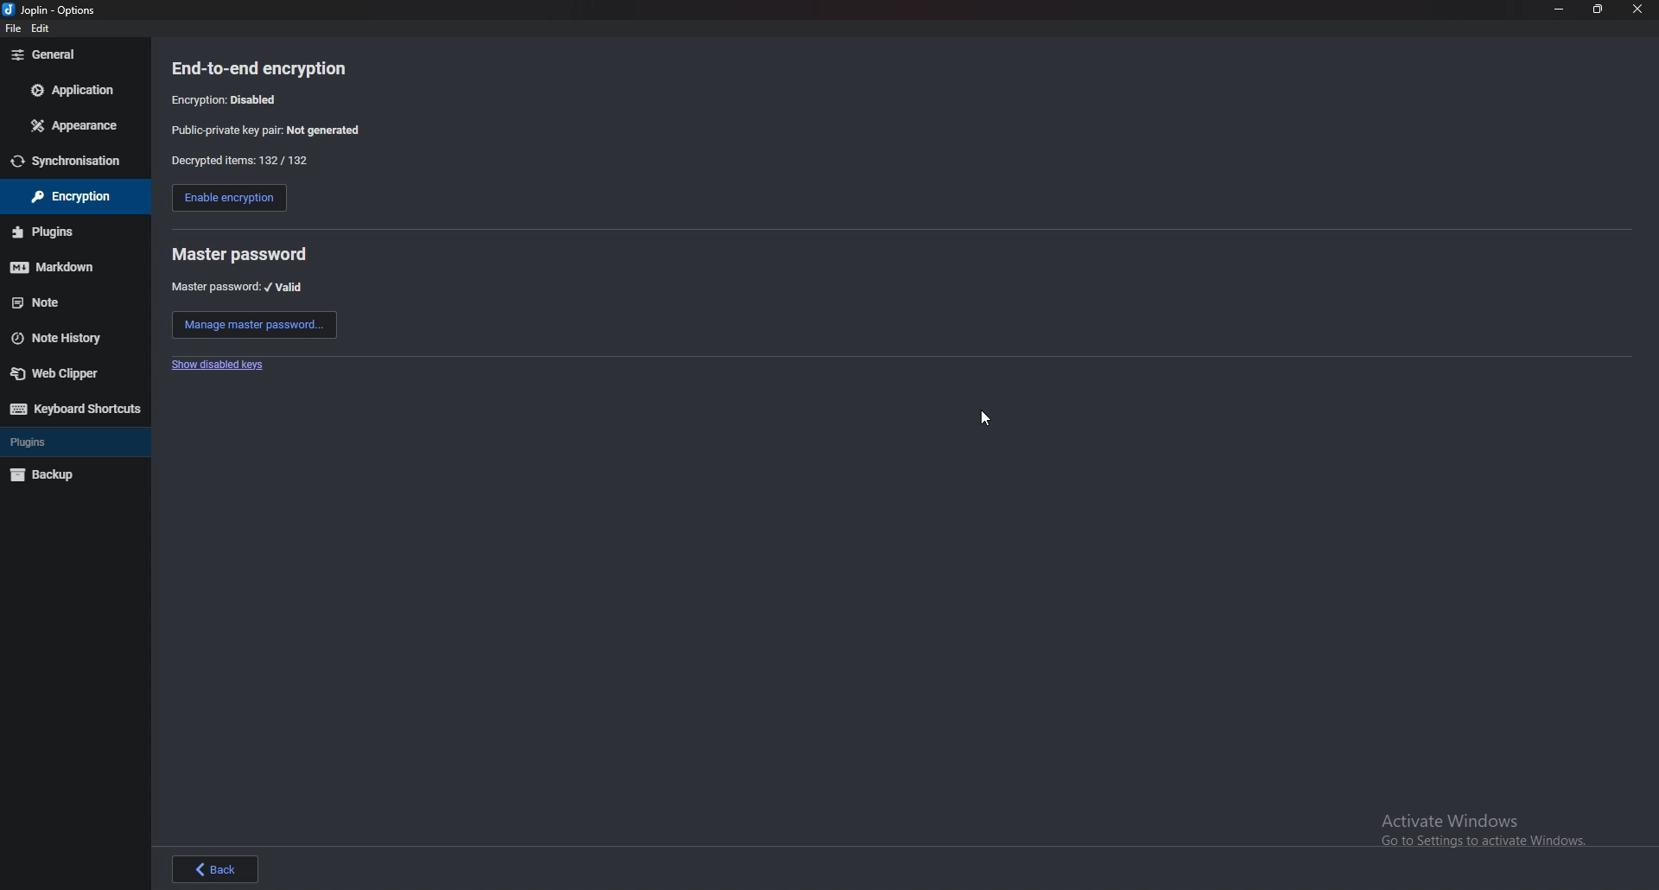  I want to click on note history, so click(70, 337).